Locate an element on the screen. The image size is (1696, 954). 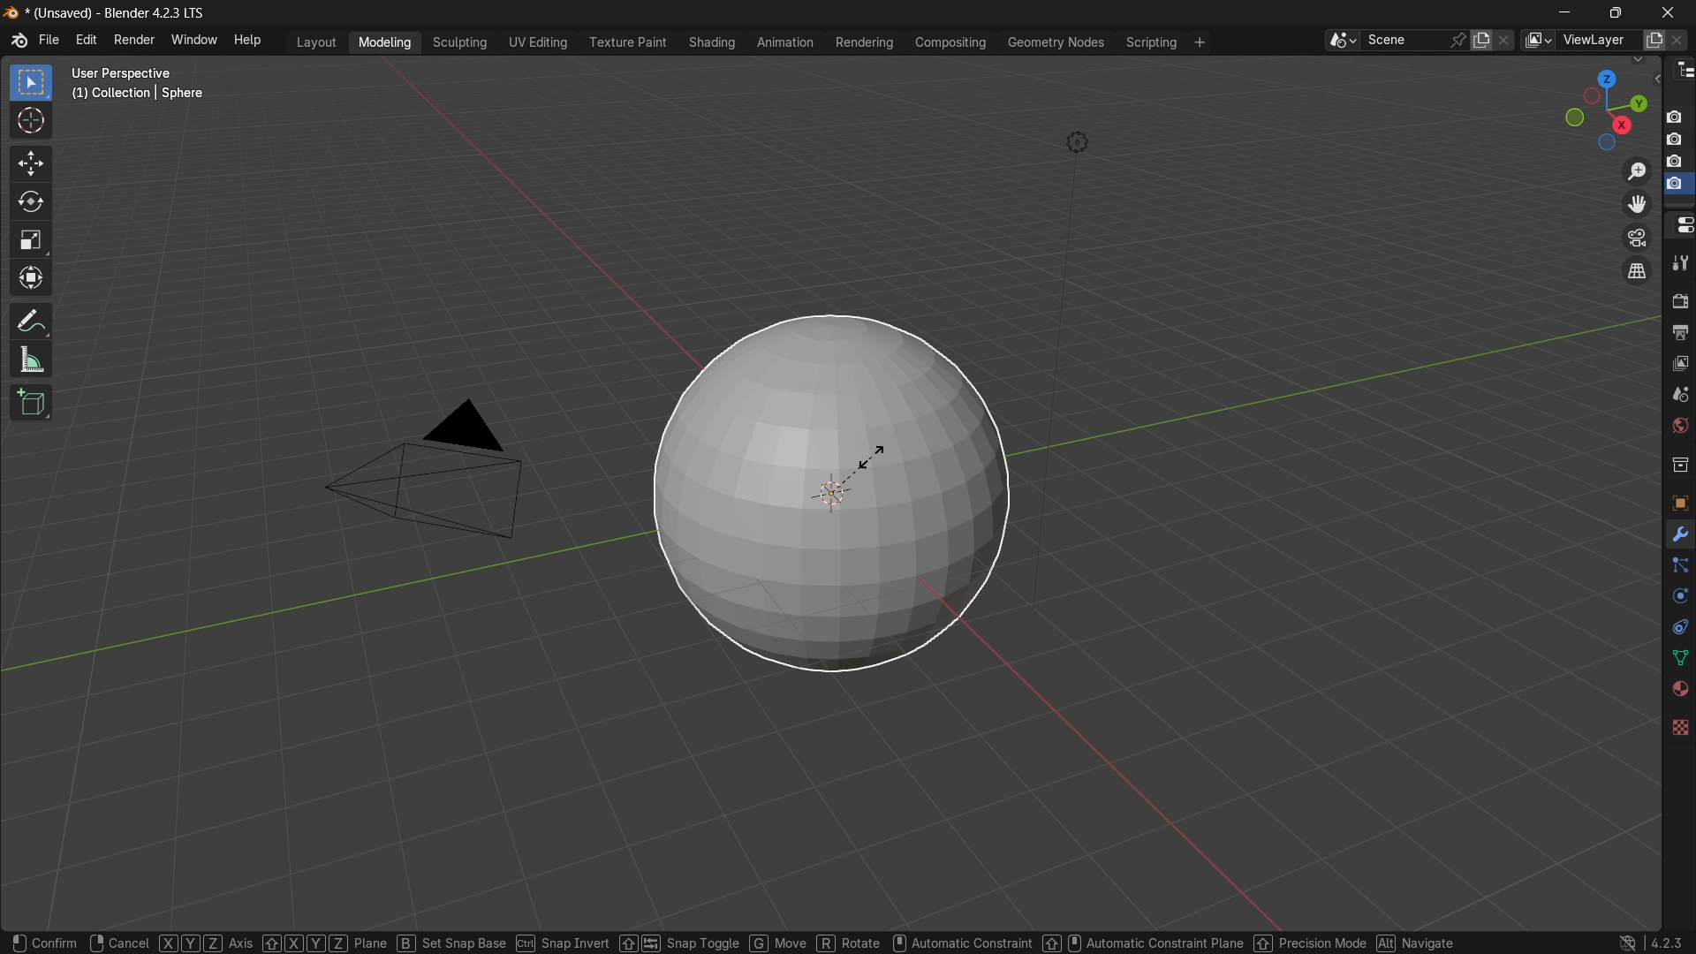
maximize or restore is located at coordinates (1615, 12).